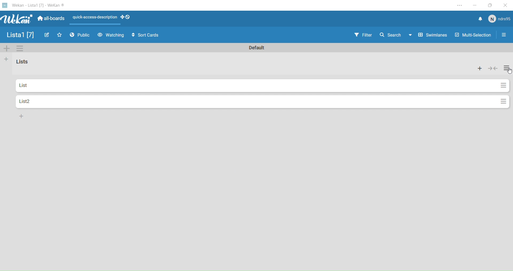 The width and height of the screenshot is (513, 271). Describe the element at coordinates (111, 35) in the screenshot. I see `Watching` at that location.